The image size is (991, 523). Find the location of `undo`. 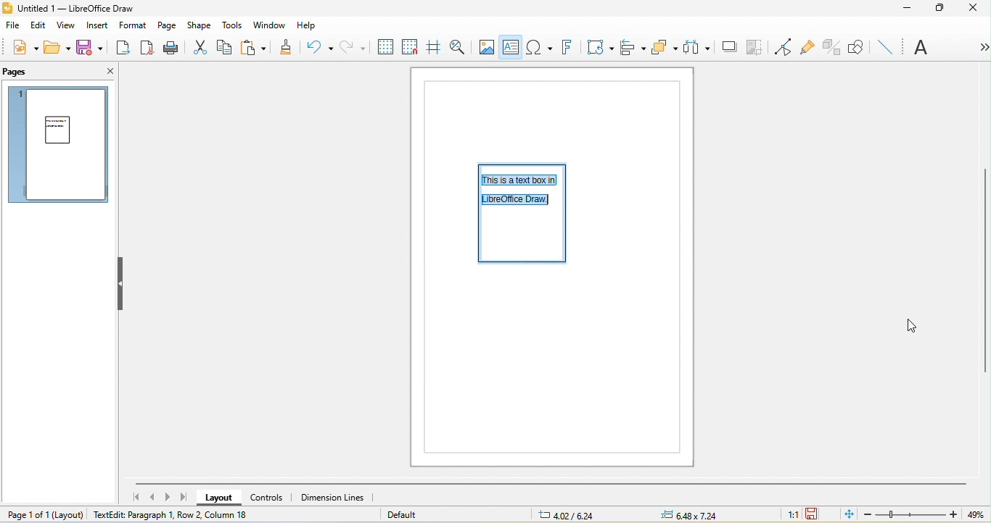

undo is located at coordinates (322, 47).